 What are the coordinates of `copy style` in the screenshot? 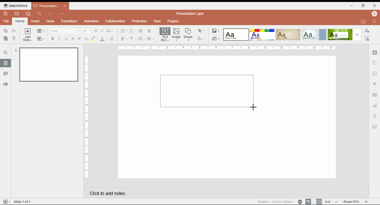 It's located at (14, 38).